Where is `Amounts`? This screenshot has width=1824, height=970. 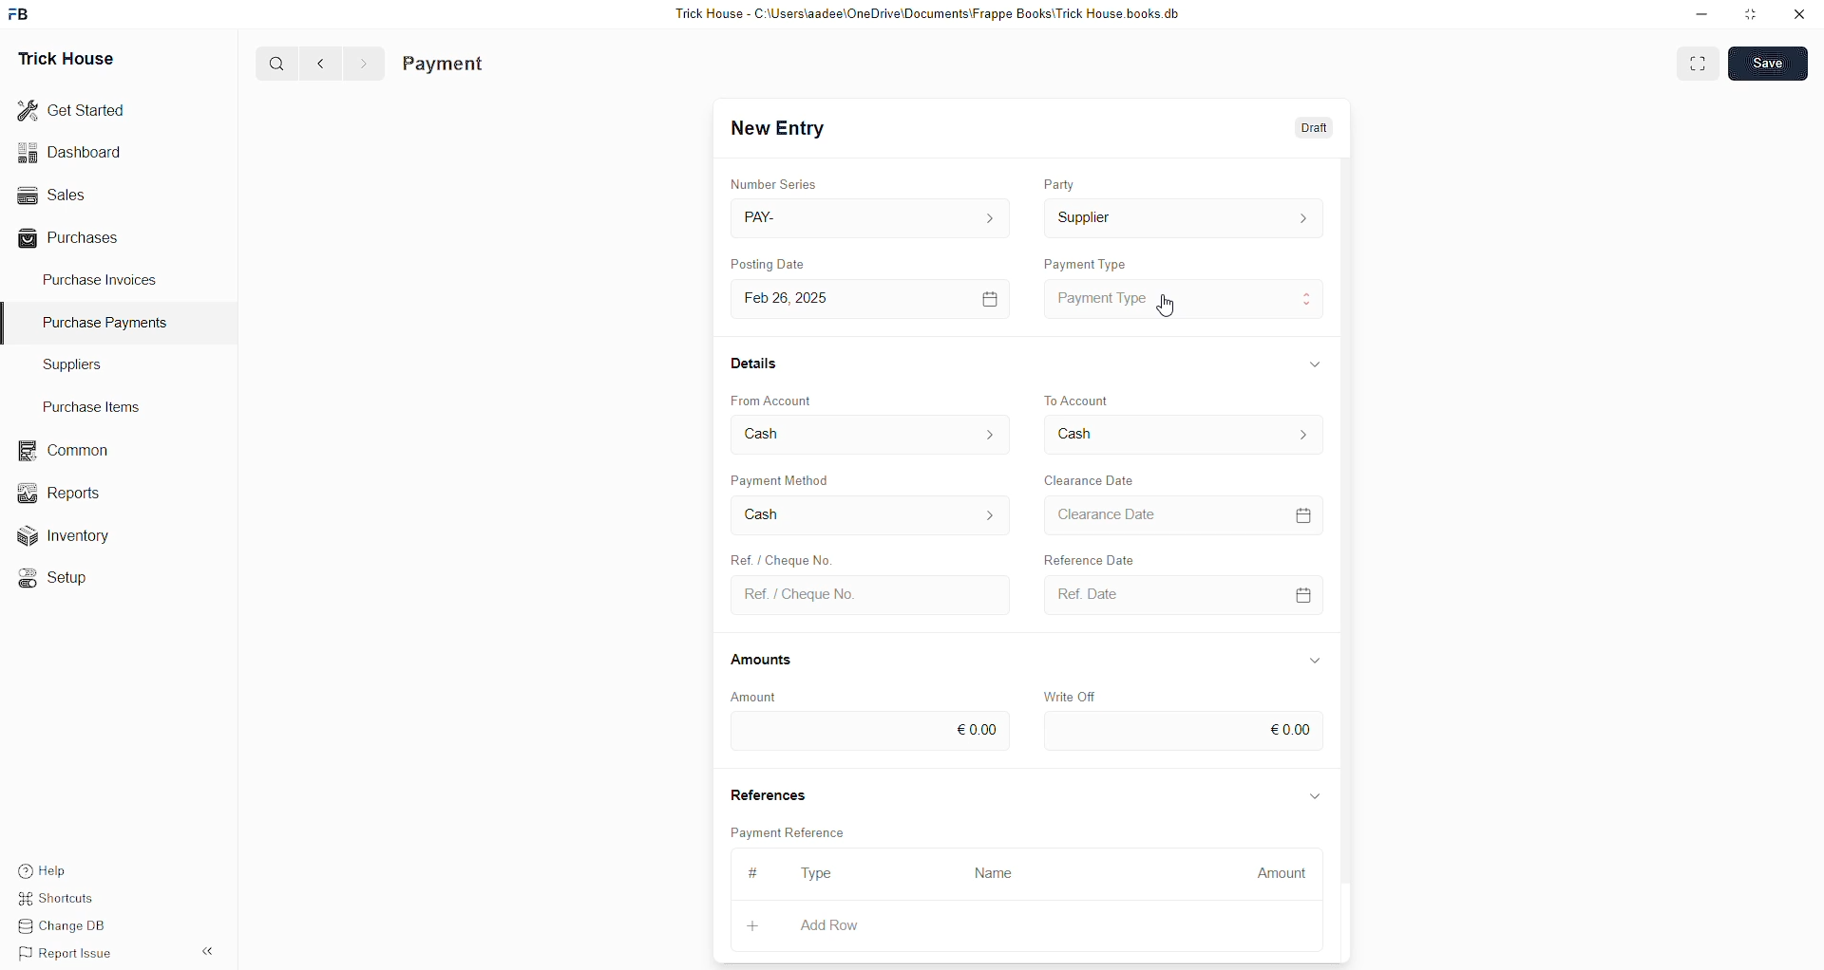 Amounts is located at coordinates (769, 659).